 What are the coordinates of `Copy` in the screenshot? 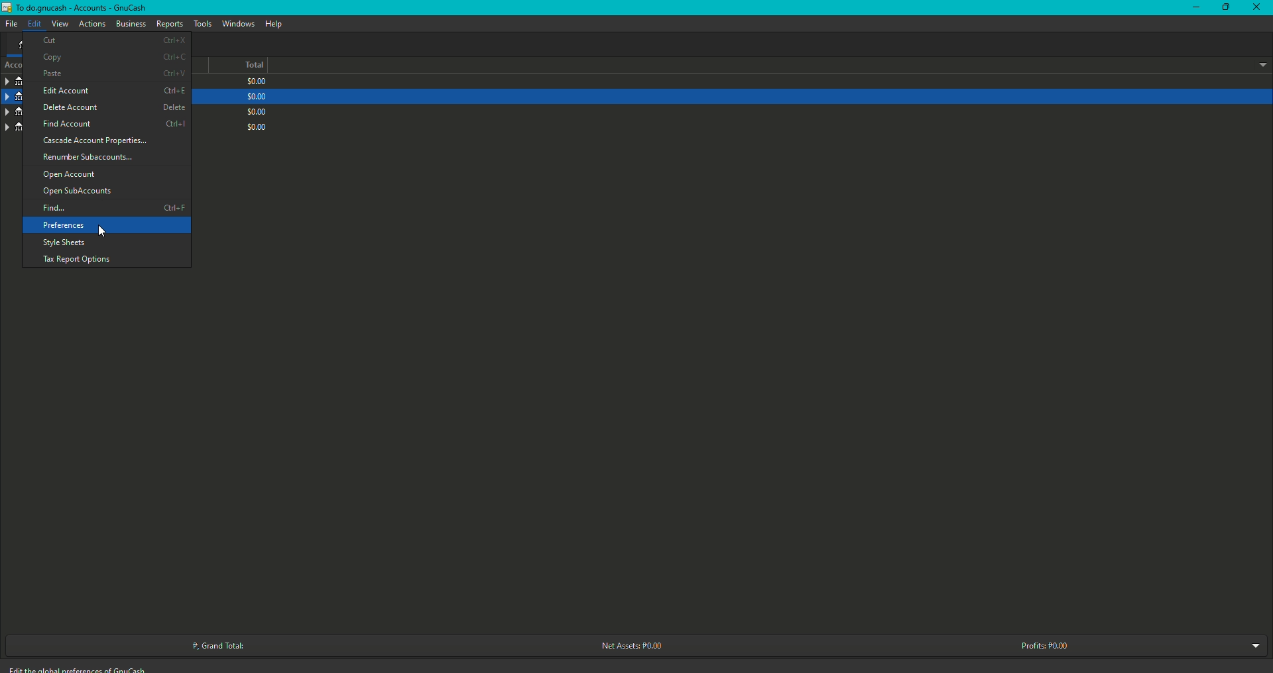 It's located at (113, 60).